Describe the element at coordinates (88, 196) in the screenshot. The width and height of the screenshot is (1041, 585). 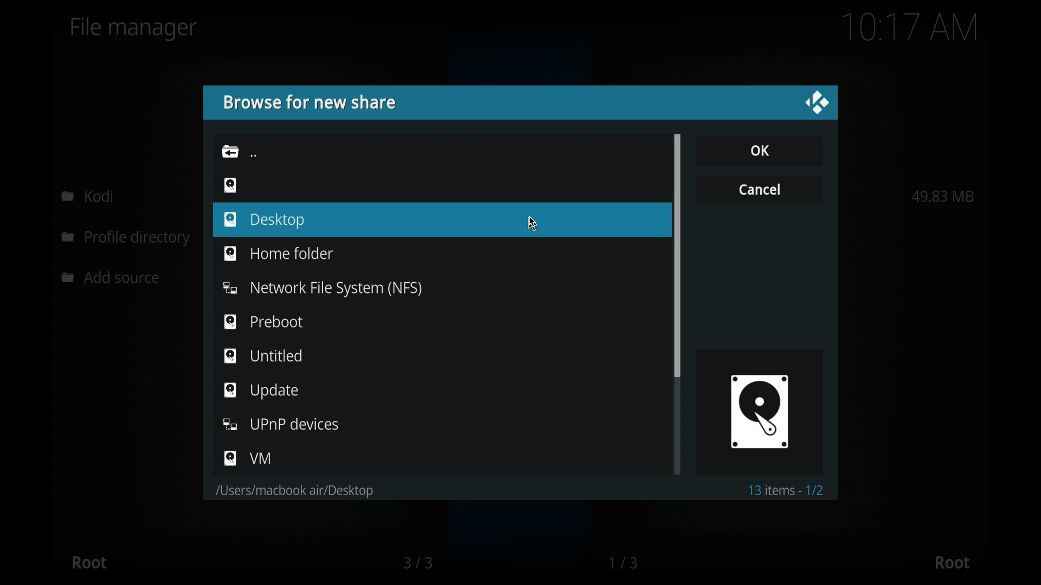
I see `kodi` at that location.